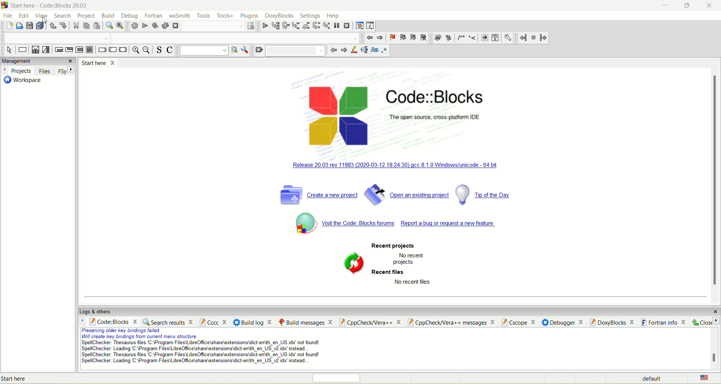 Image resolution: width=721 pixels, height=384 pixels. I want to click on step into, so click(296, 26).